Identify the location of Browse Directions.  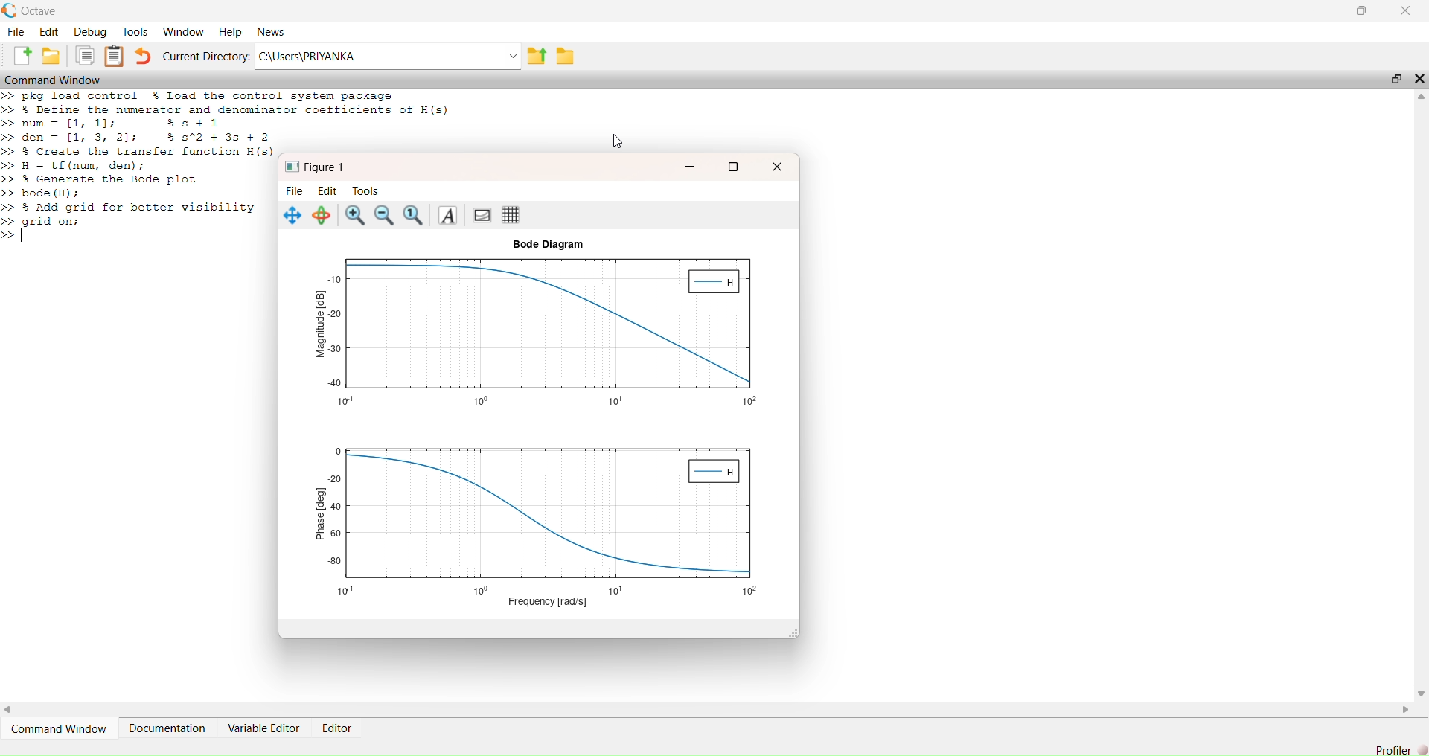
(566, 55).